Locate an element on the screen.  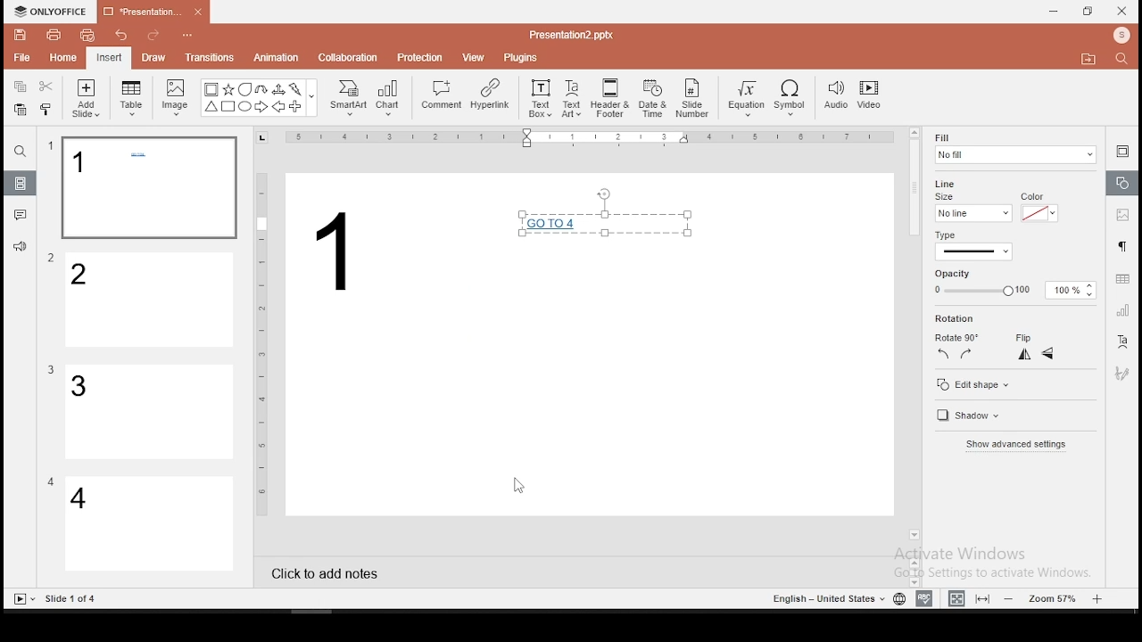
find is located at coordinates (20, 152).